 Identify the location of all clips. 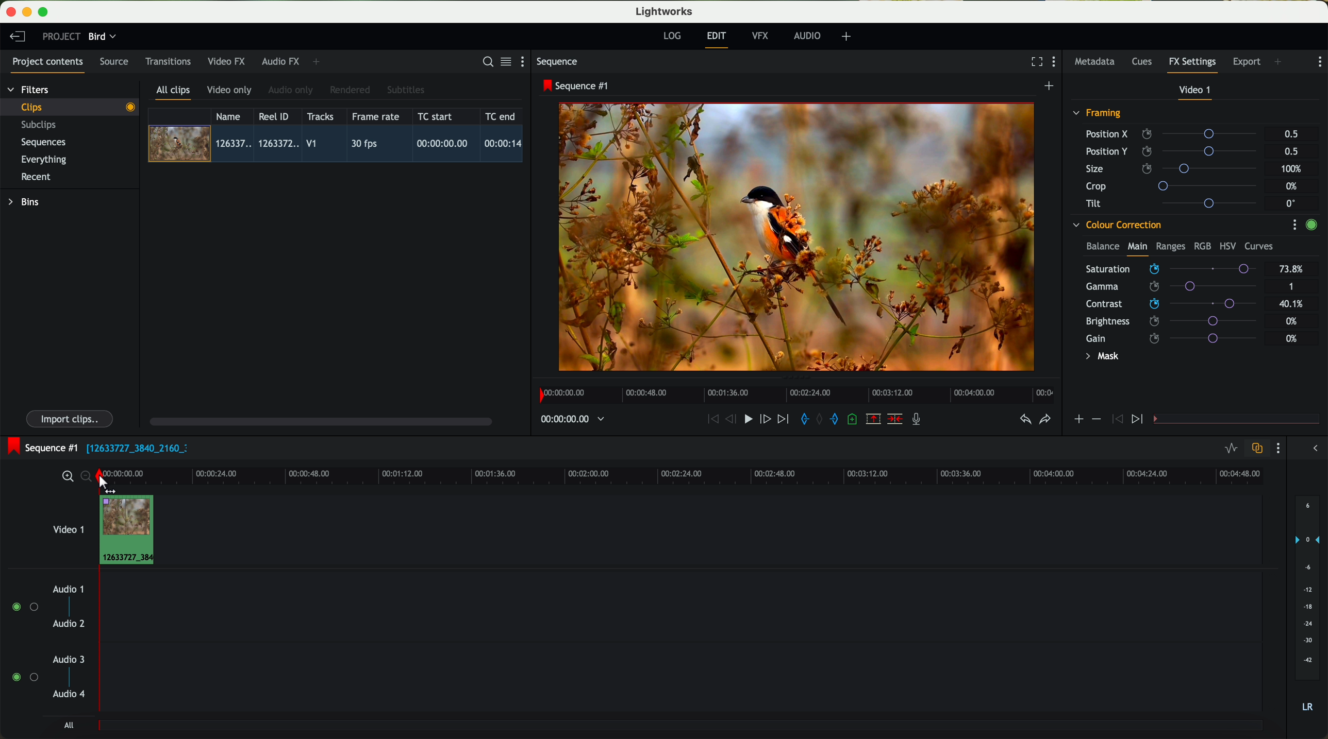
(174, 93).